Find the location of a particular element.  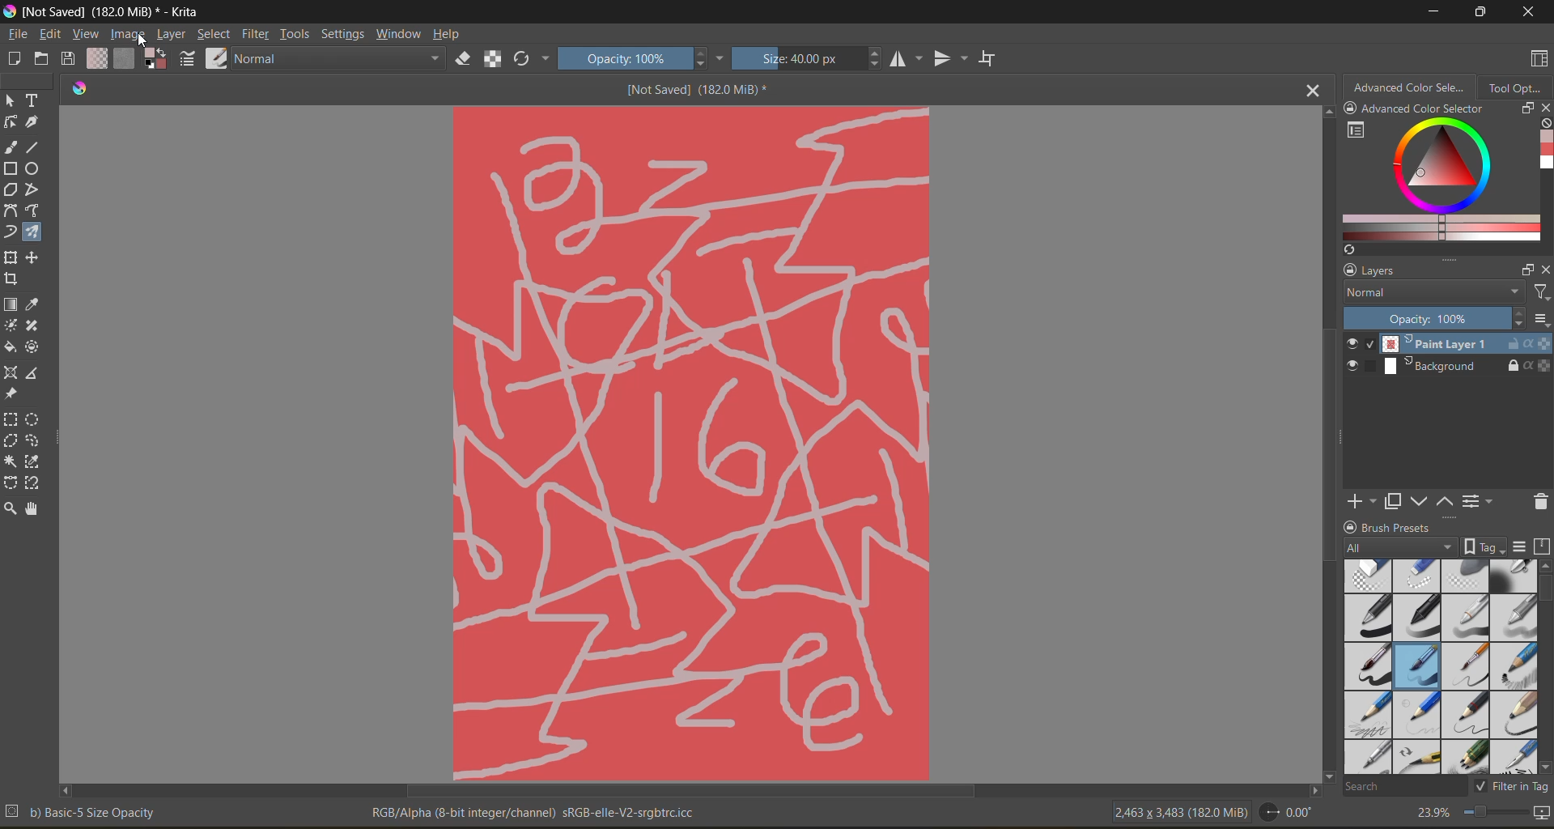

set eraser mode is located at coordinates (456, 61).